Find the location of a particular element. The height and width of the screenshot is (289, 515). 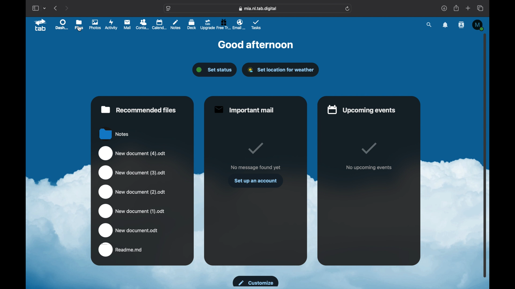

new tab is located at coordinates (468, 8).